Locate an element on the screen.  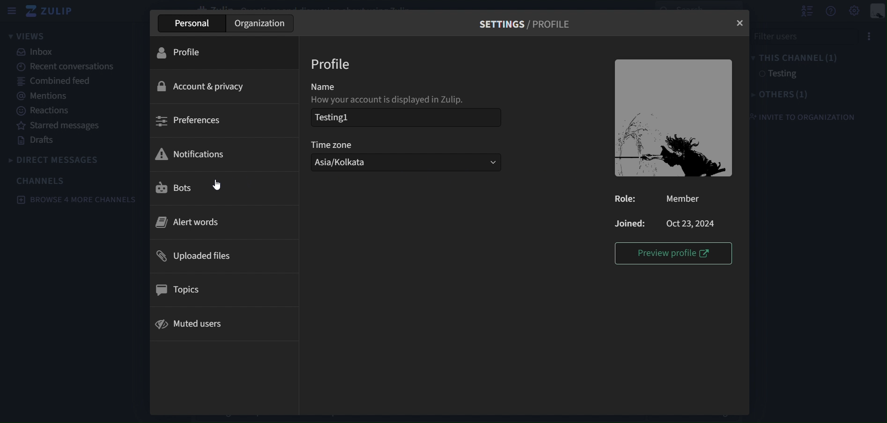
reactions is located at coordinates (45, 111).